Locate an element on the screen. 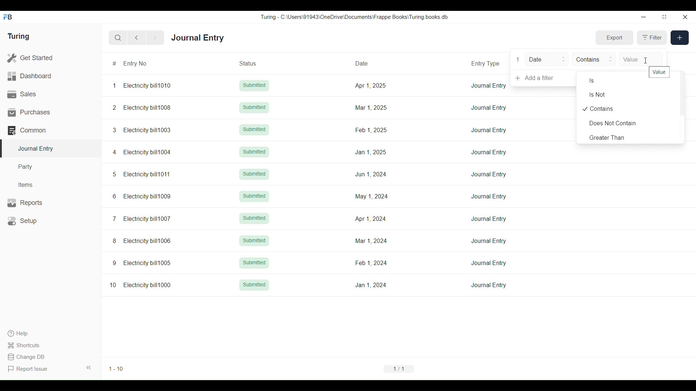 Image resolution: width=696 pixels, height=391 pixels. 1/1 is located at coordinates (399, 369).